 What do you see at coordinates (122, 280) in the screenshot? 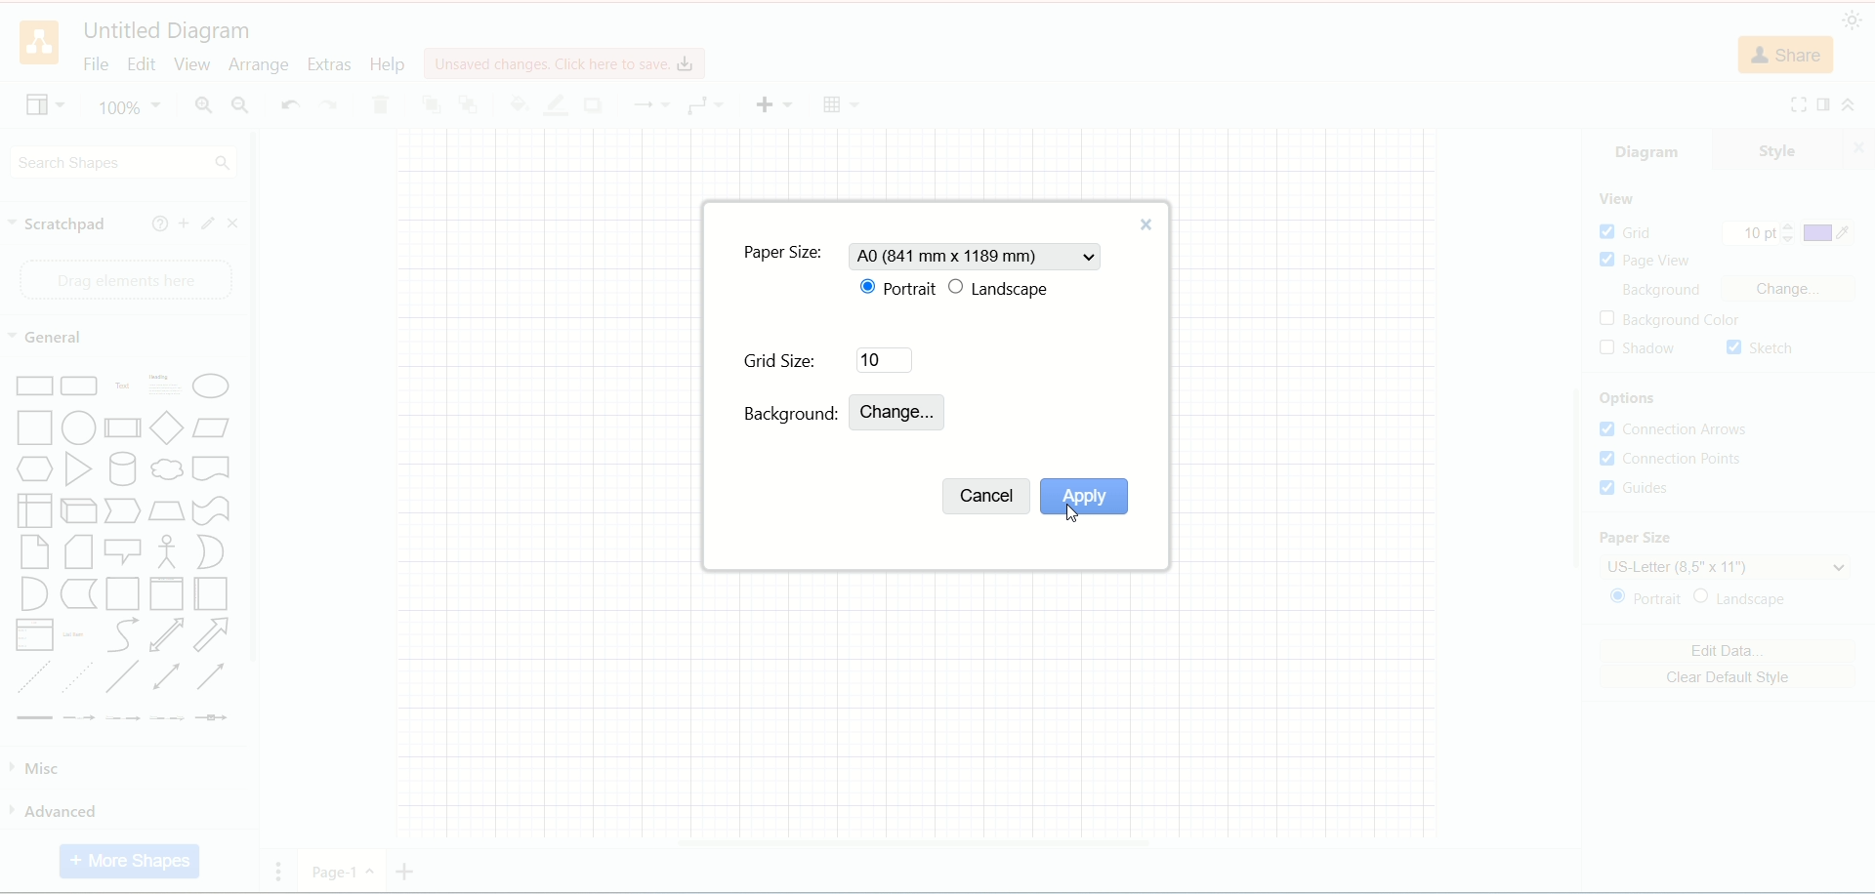
I see `drag element here` at bounding box center [122, 280].